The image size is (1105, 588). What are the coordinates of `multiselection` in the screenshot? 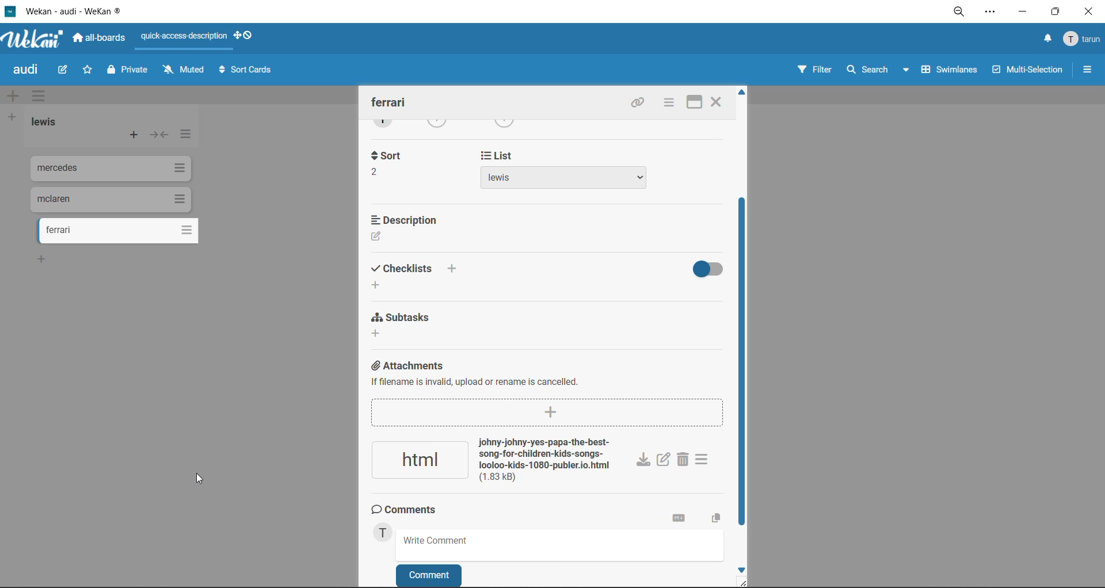 It's located at (1028, 71).